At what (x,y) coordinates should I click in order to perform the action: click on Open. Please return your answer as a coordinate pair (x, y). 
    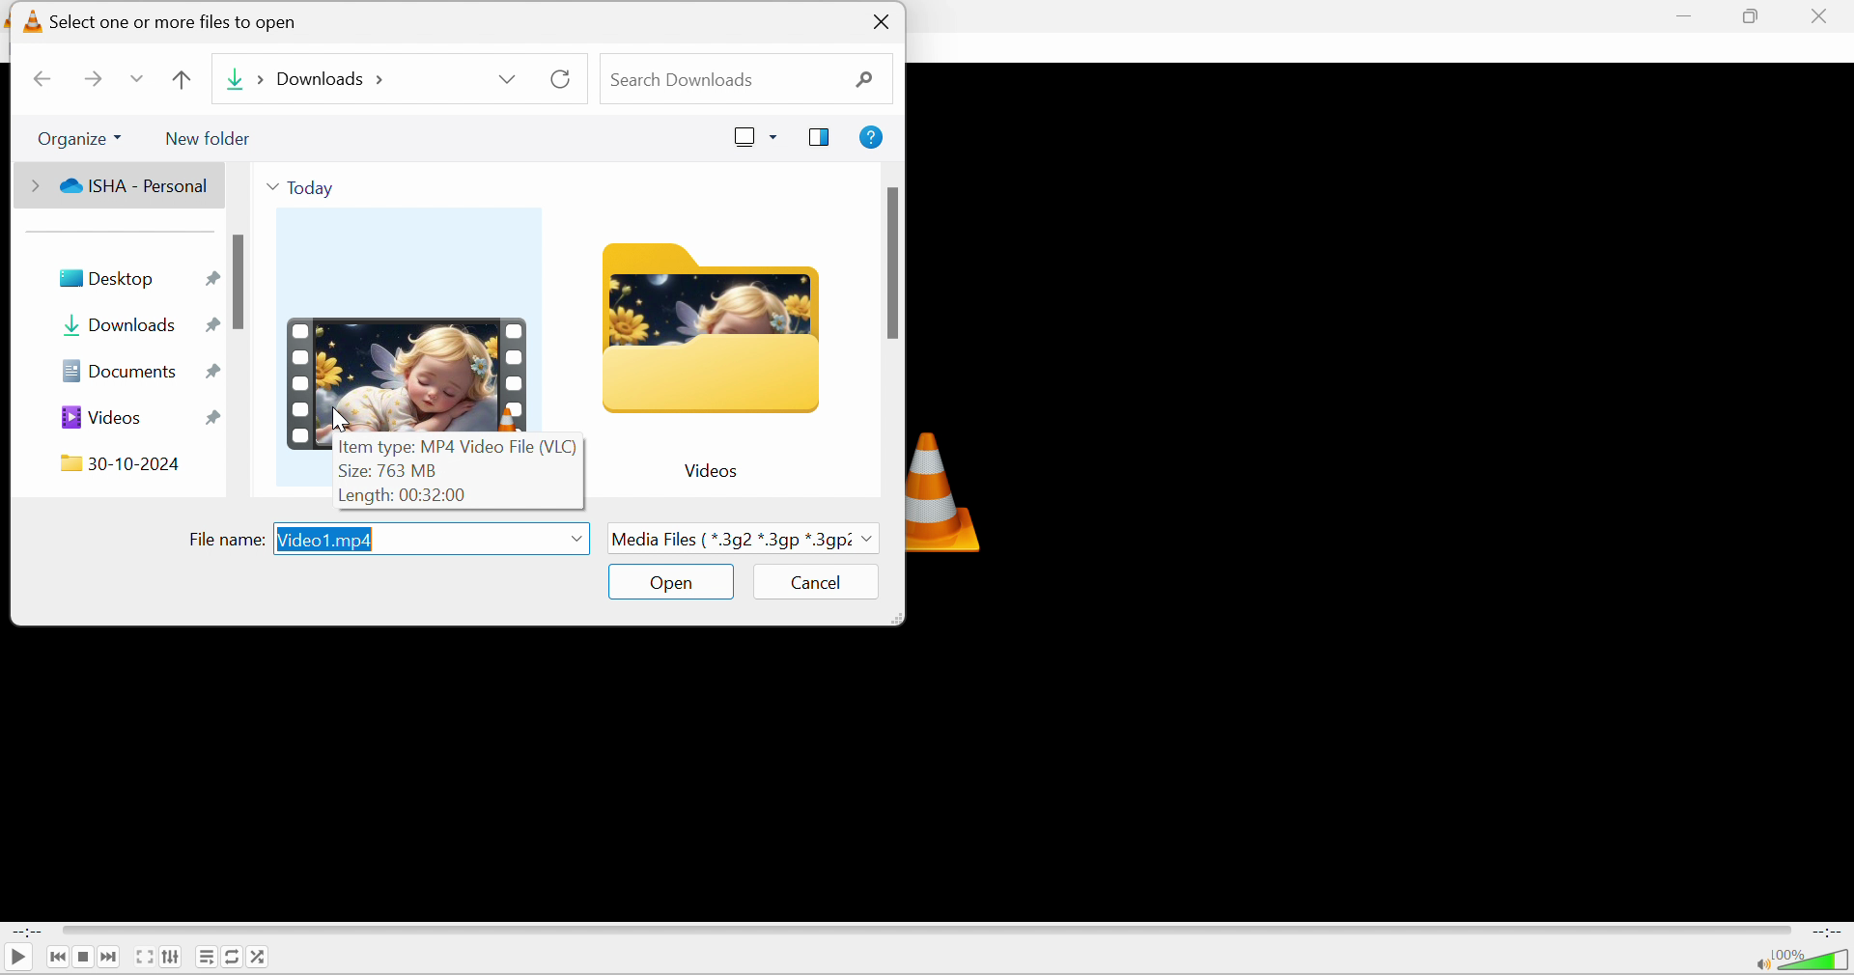
    Looking at the image, I should click on (673, 581).